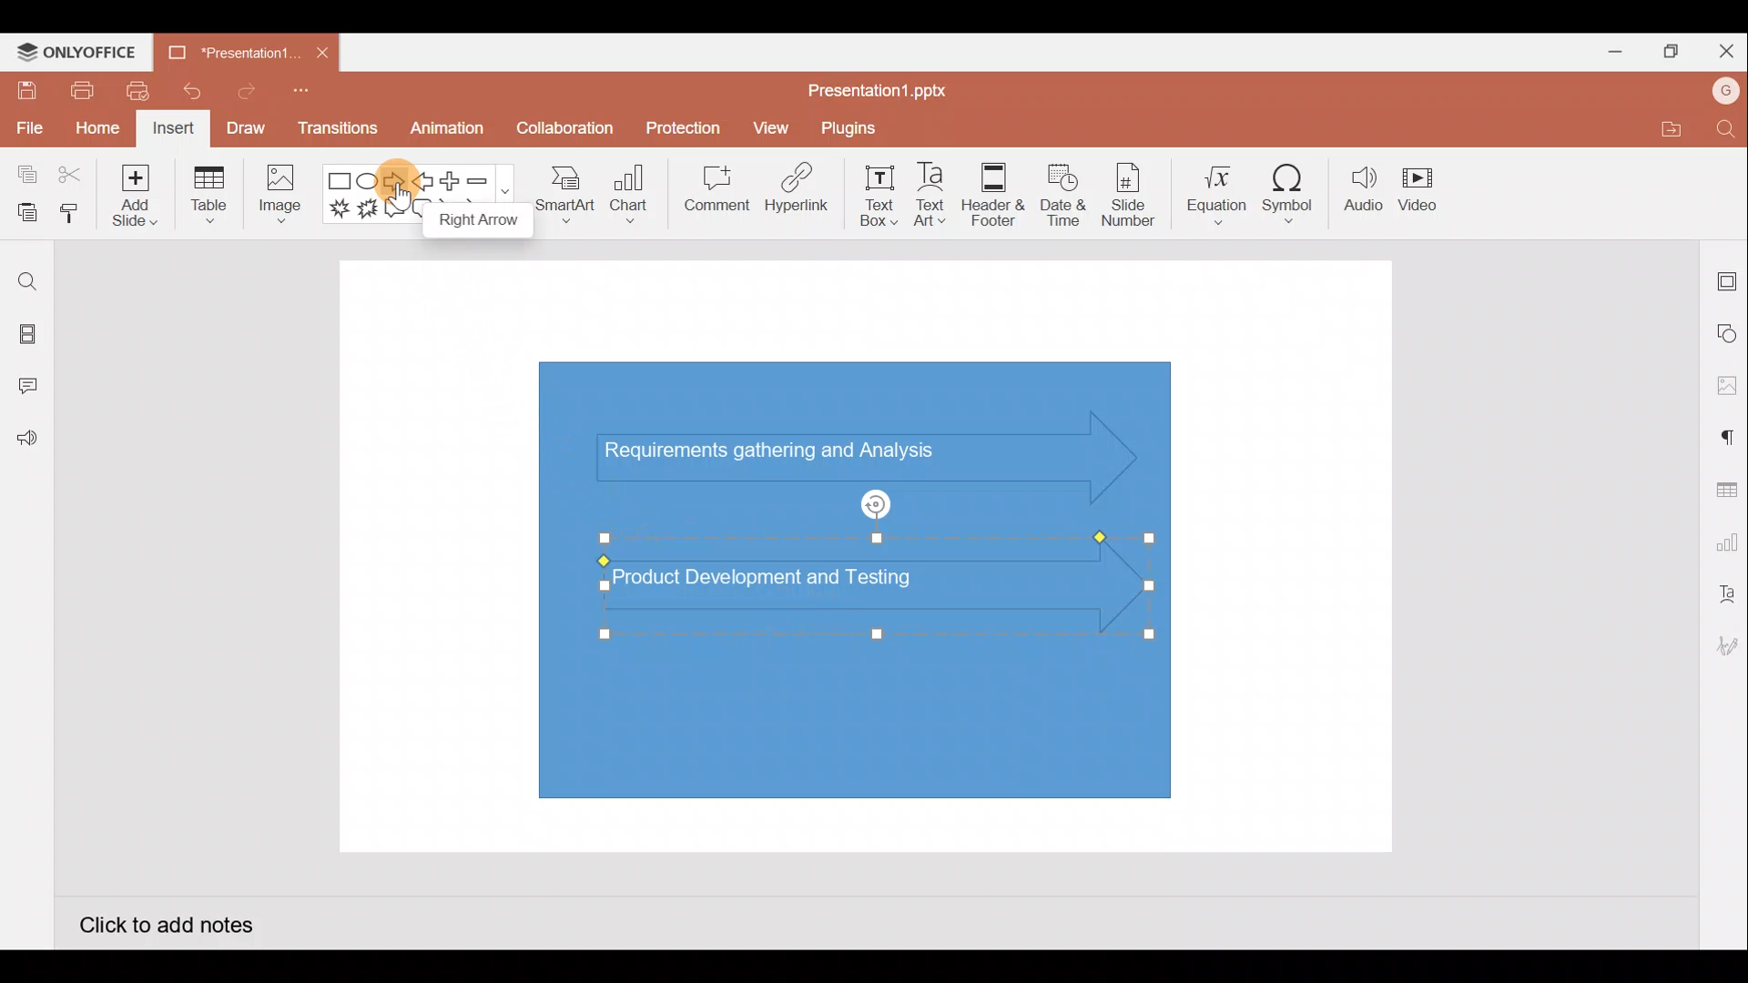 This screenshot has height=983, width=1748. Describe the element at coordinates (132, 91) in the screenshot. I see `Quick print` at that location.